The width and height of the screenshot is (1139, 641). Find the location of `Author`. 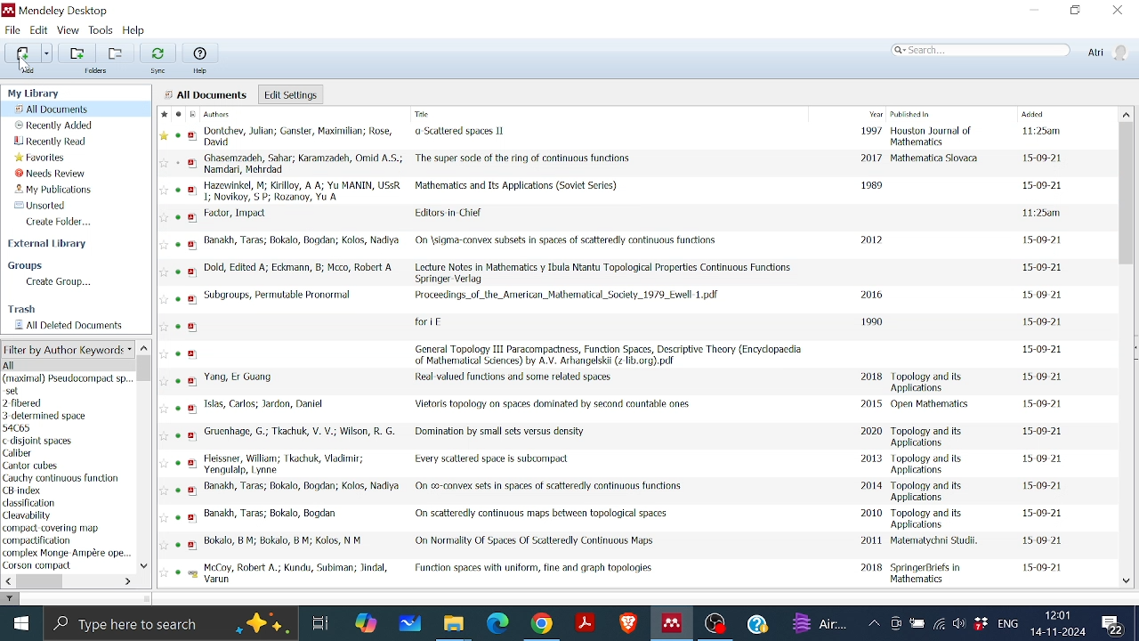

Author is located at coordinates (245, 214).